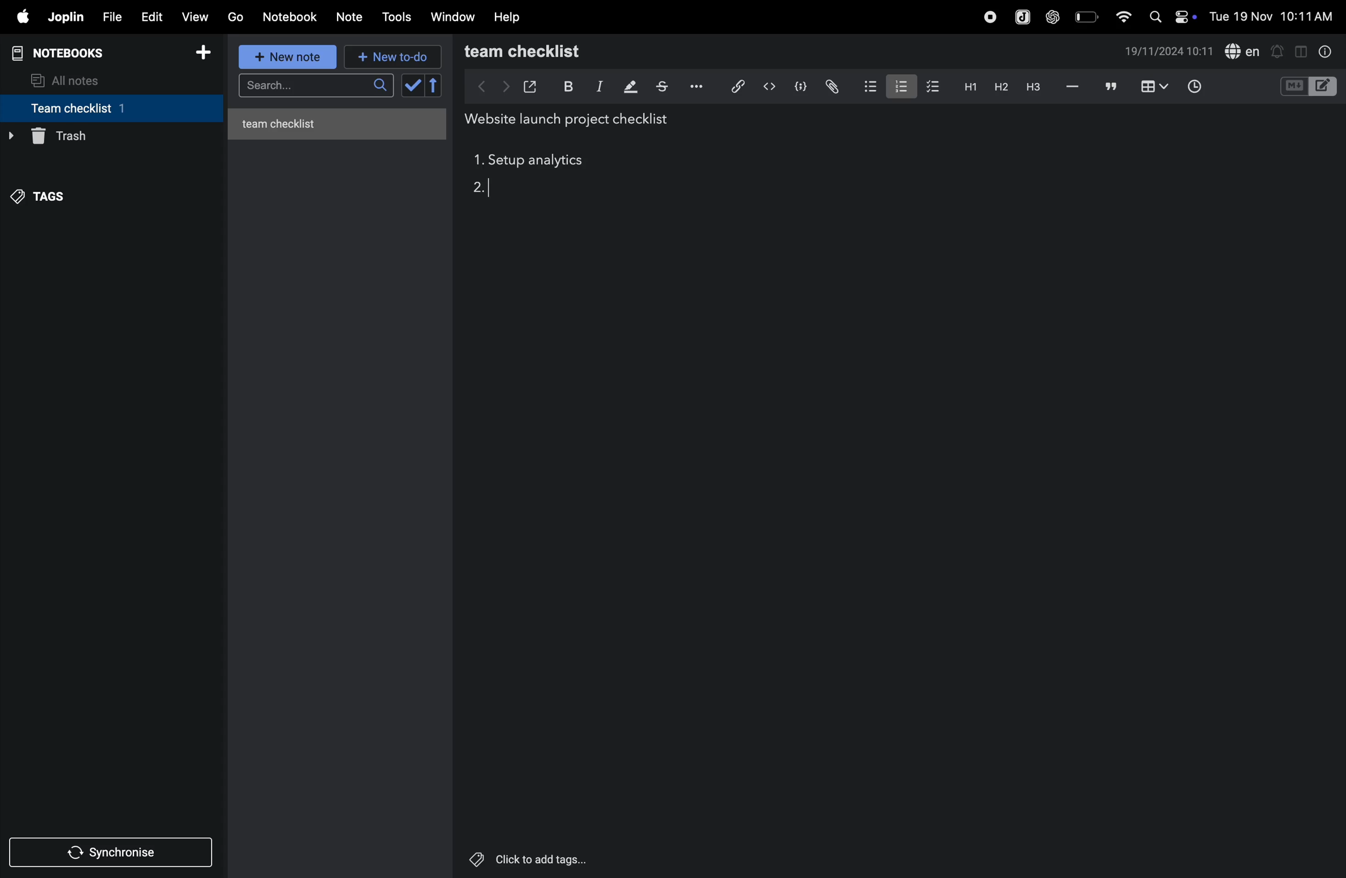 The width and height of the screenshot is (1346, 878). Describe the element at coordinates (235, 18) in the screenshot. I see `go` at that location.